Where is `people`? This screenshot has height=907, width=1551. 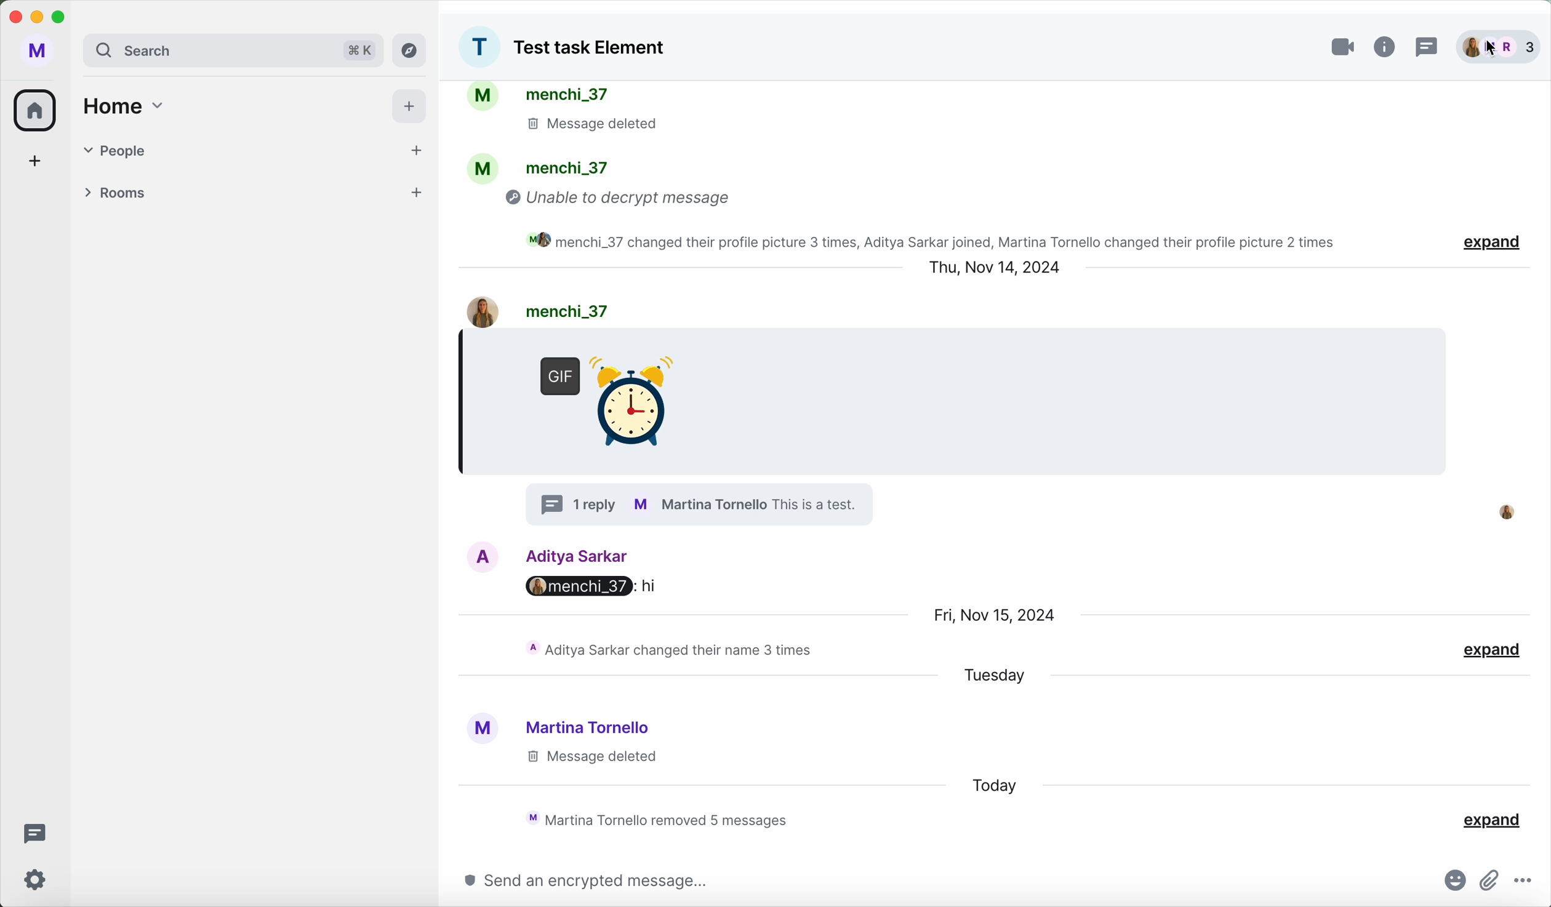
people is located at coordinates (569, 95).